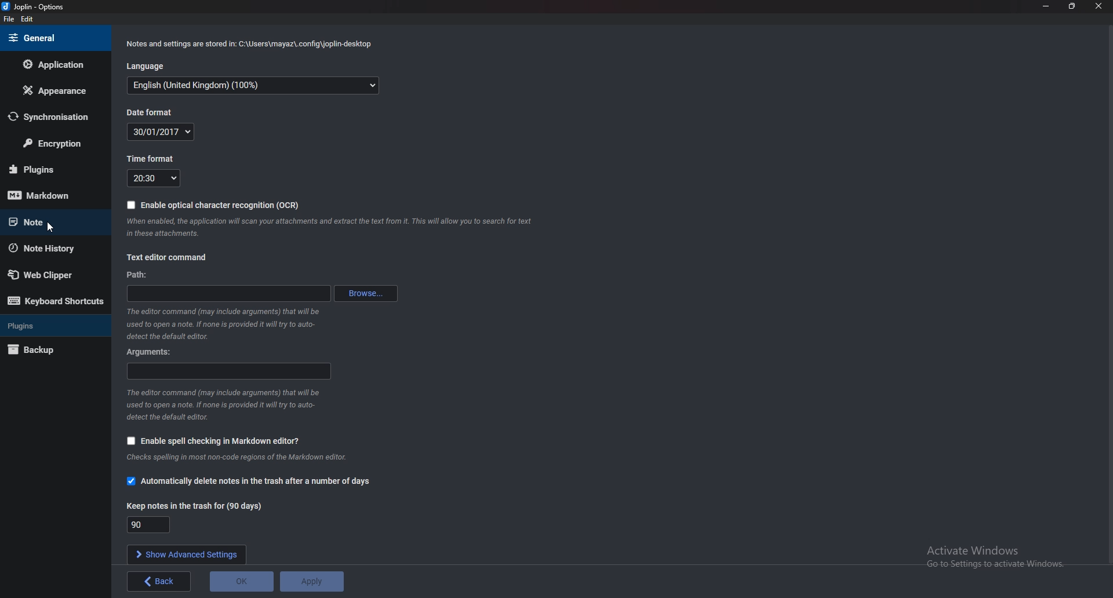 The image size is (1113, 598). What do you see at coordinates (1098, 6) in the screenshot?
I see `close` at bounding box center [1098, 6].